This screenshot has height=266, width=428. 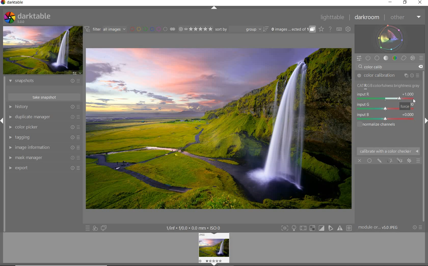 I want to click on effect, so click(x=412, y=58).